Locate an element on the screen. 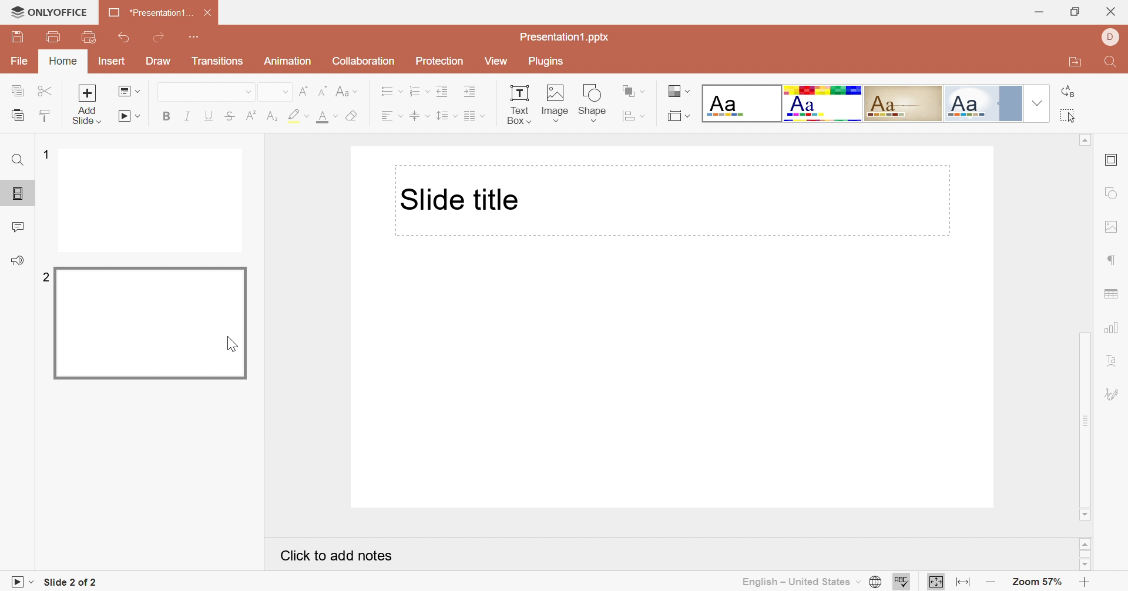 This screenshot has width=1128, height=591. Align Size is located at coordinates (631, 116).